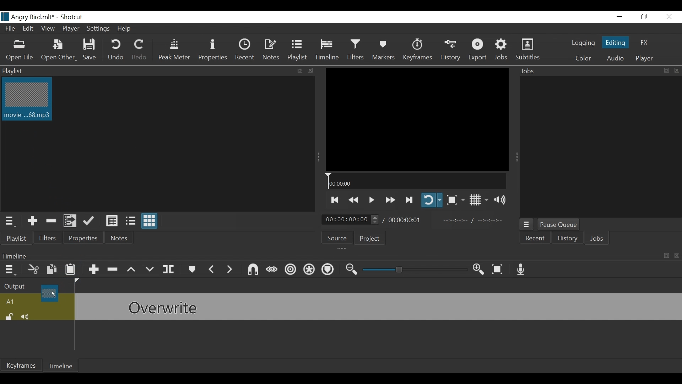  Describe the element at coordinates (371, 198) in the screenshot. I see `Toggle play or pause (space)` at that location.